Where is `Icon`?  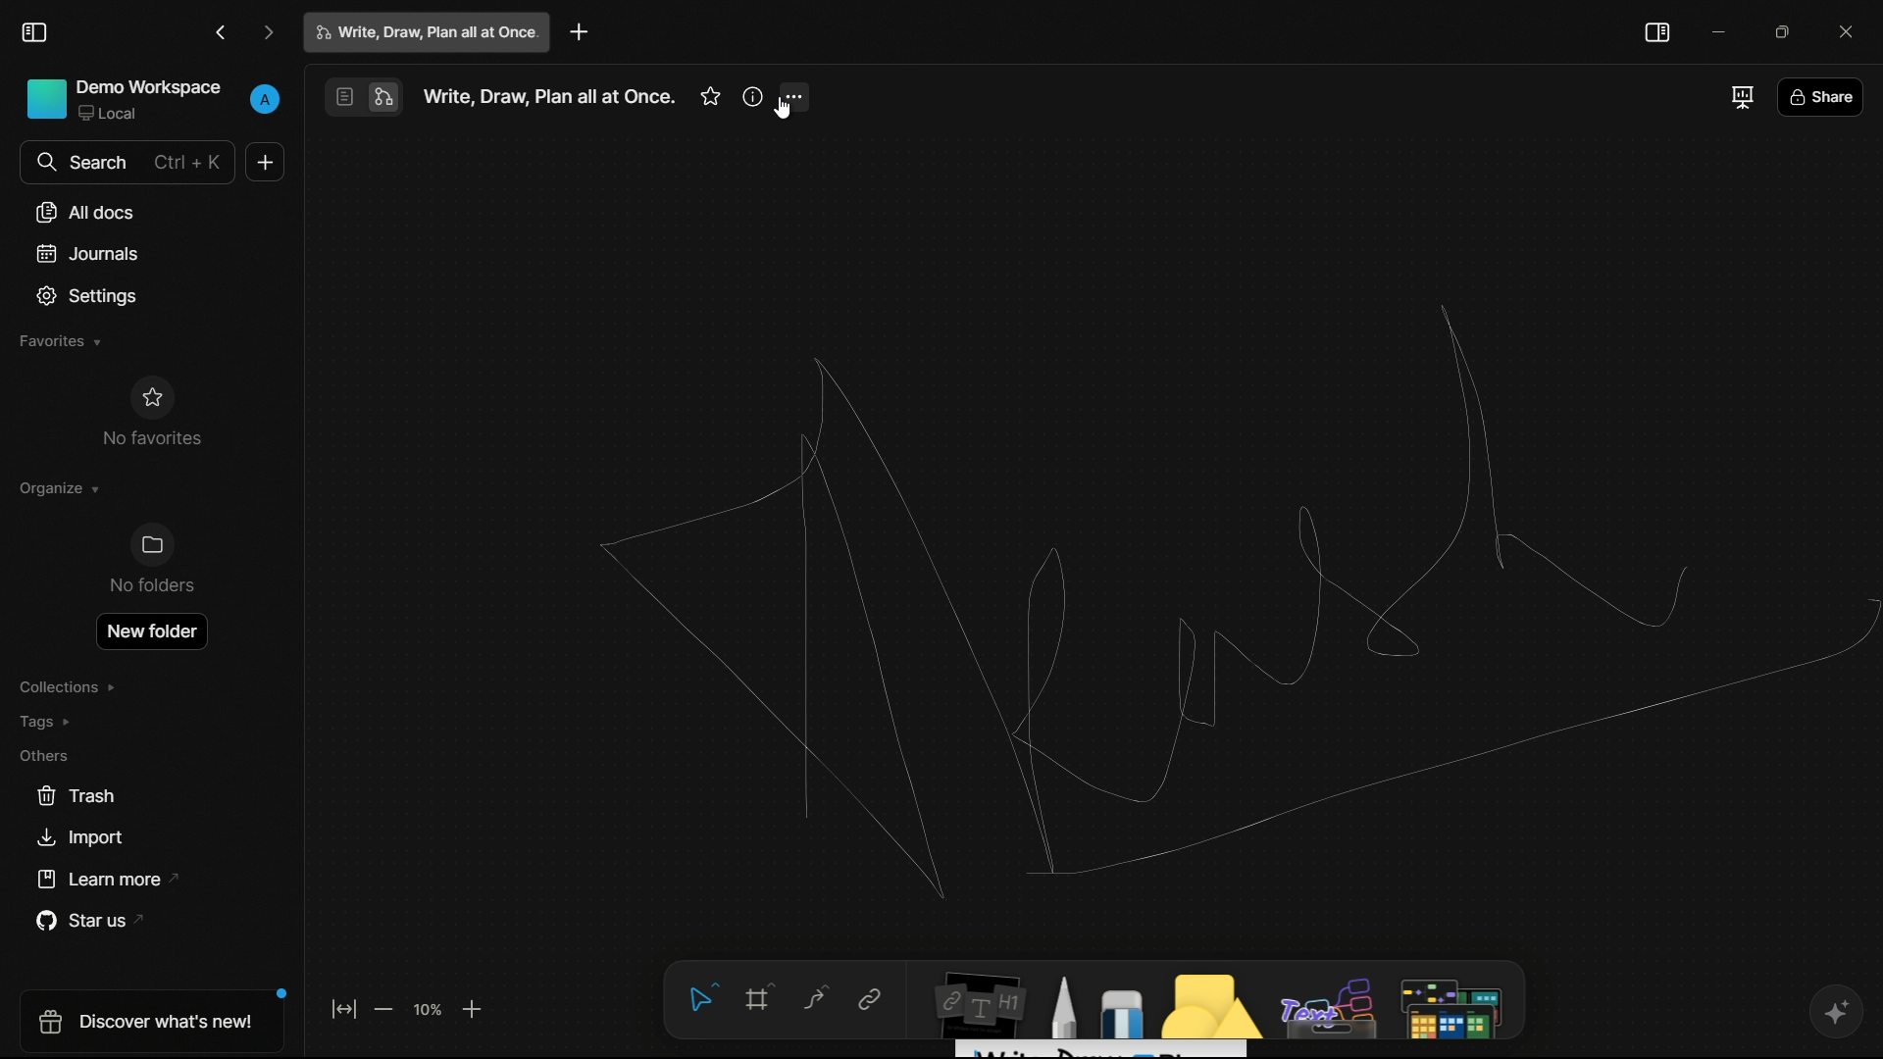 Icon is located at coordinates (46, 100).